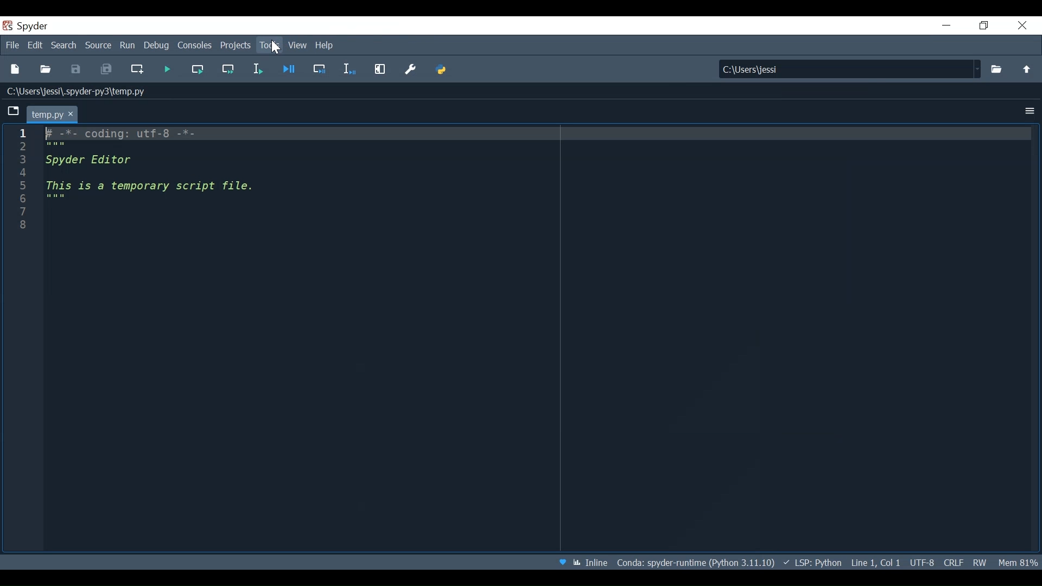  What do you see at coordinates (380, 71) in the screenshot?
I see `Maximize current pane` at bounding box center [380, 71].